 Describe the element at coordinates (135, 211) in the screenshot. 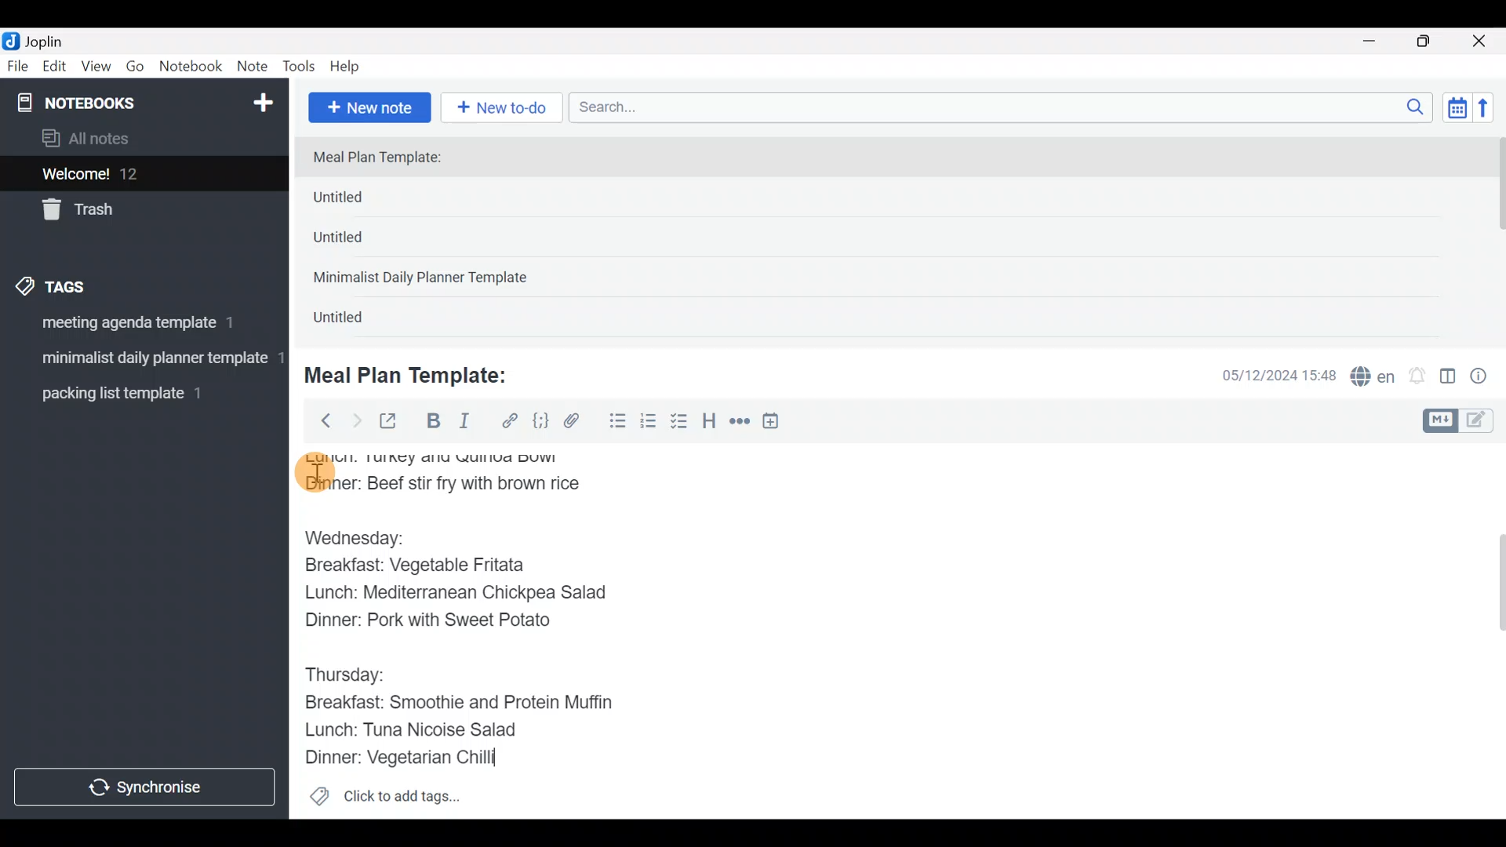

I see `Trash` at that location.